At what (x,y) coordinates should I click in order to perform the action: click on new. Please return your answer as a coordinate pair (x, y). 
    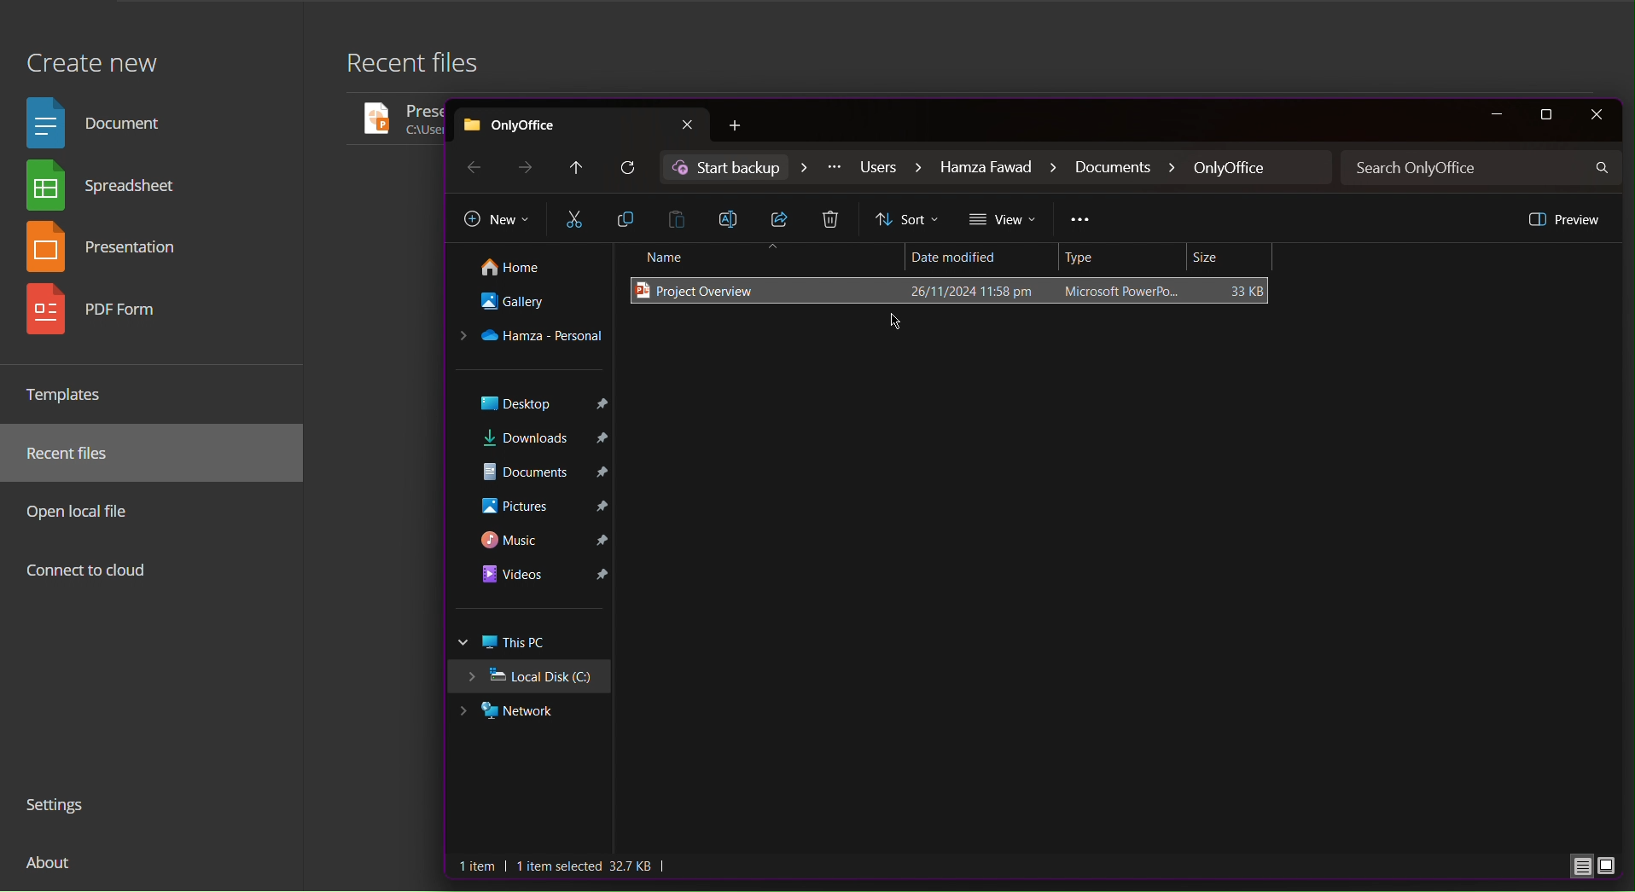
    Looking at the image, I should click on (742, 126).